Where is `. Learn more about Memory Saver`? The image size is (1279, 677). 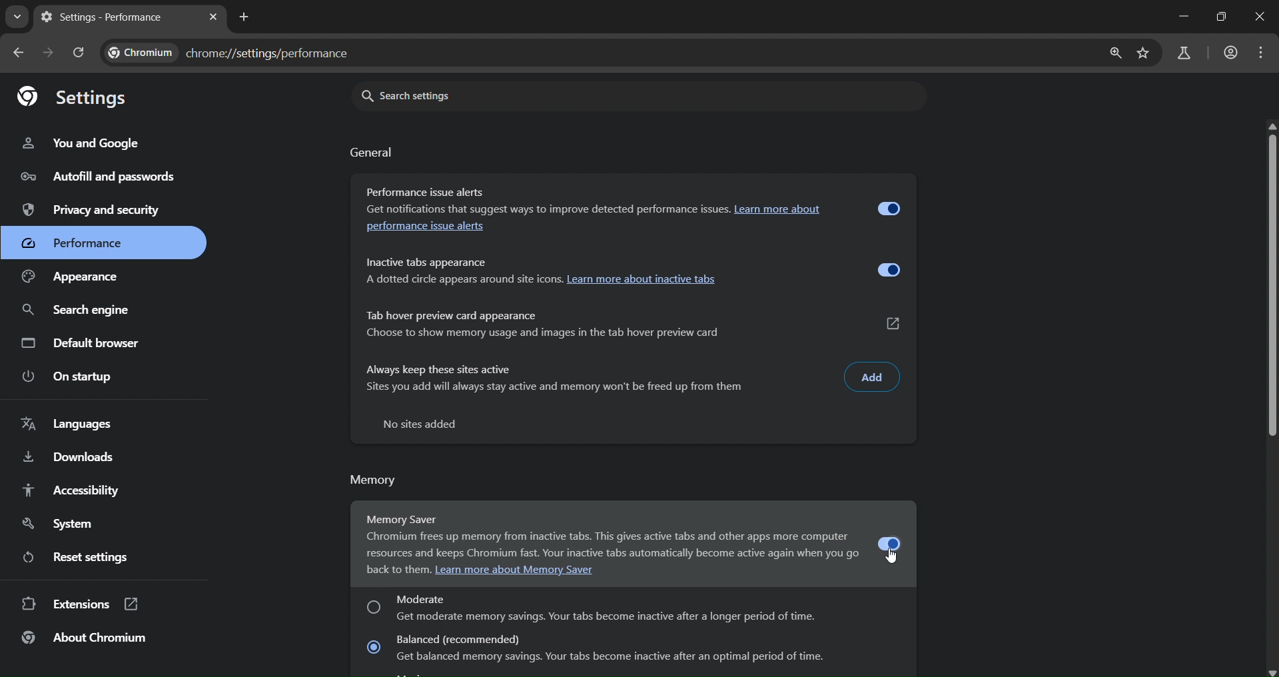 . Learn more about Memory Saver is located at coordinates (515, 572).